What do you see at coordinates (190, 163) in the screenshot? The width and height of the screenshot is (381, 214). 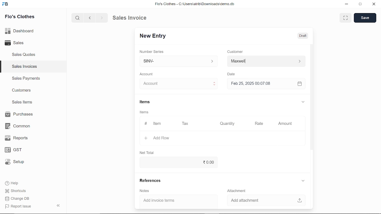 I see `20.00` at bounding box center [190, 163].